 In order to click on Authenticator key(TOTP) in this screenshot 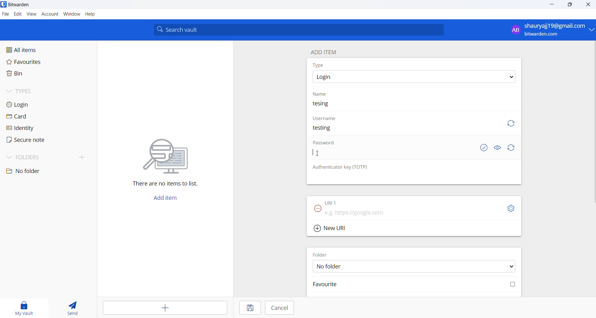, I will do `click(341, 167)`.